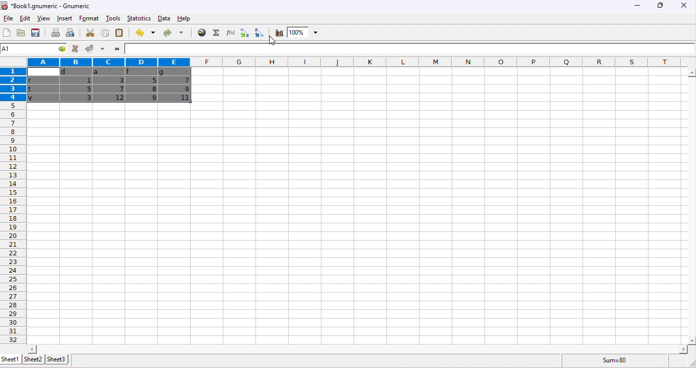 This screenshot has width=696, height=368. What do you see at coordinates (229, 32) in the screenshot?
I see `function wizard` at bounding box center [229, 32].